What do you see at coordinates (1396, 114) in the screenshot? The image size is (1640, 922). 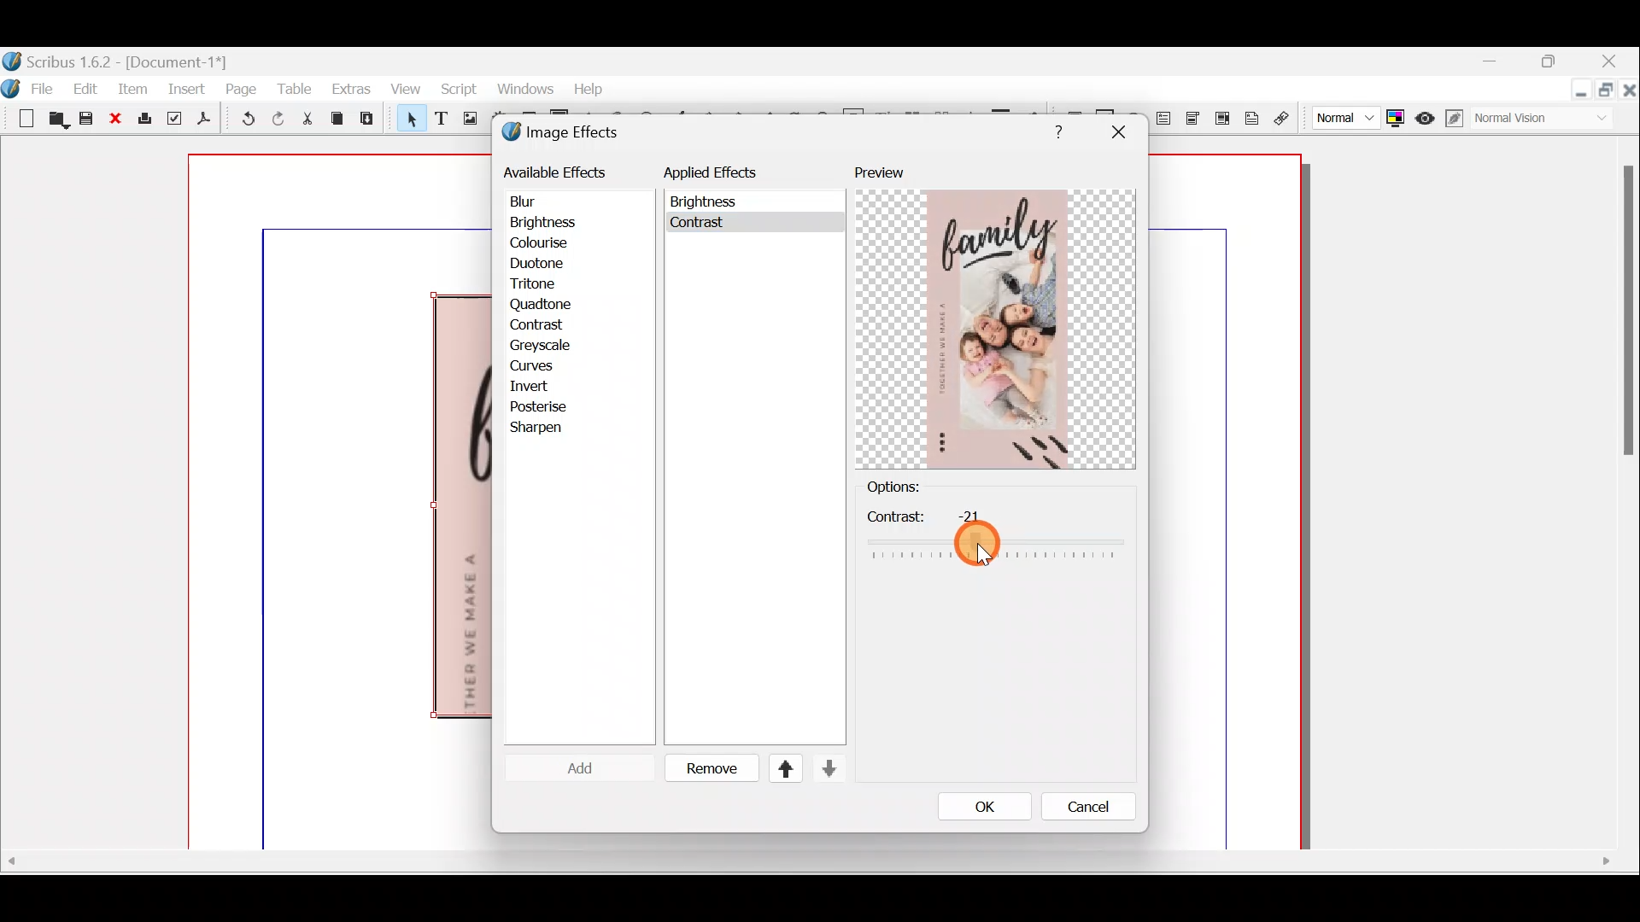 I see `Toggle colour management system` at bounding box center [1396, 114].